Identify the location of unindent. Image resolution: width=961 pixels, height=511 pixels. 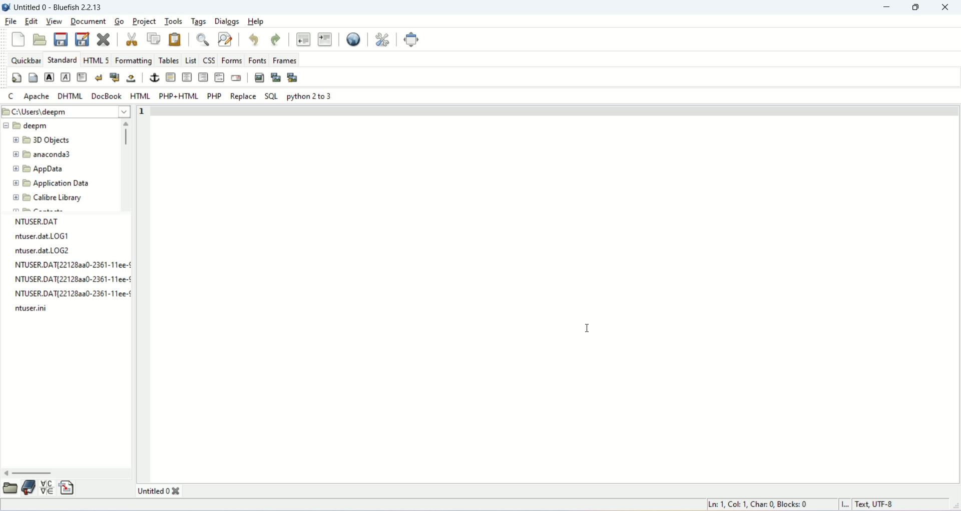
(303, 38).